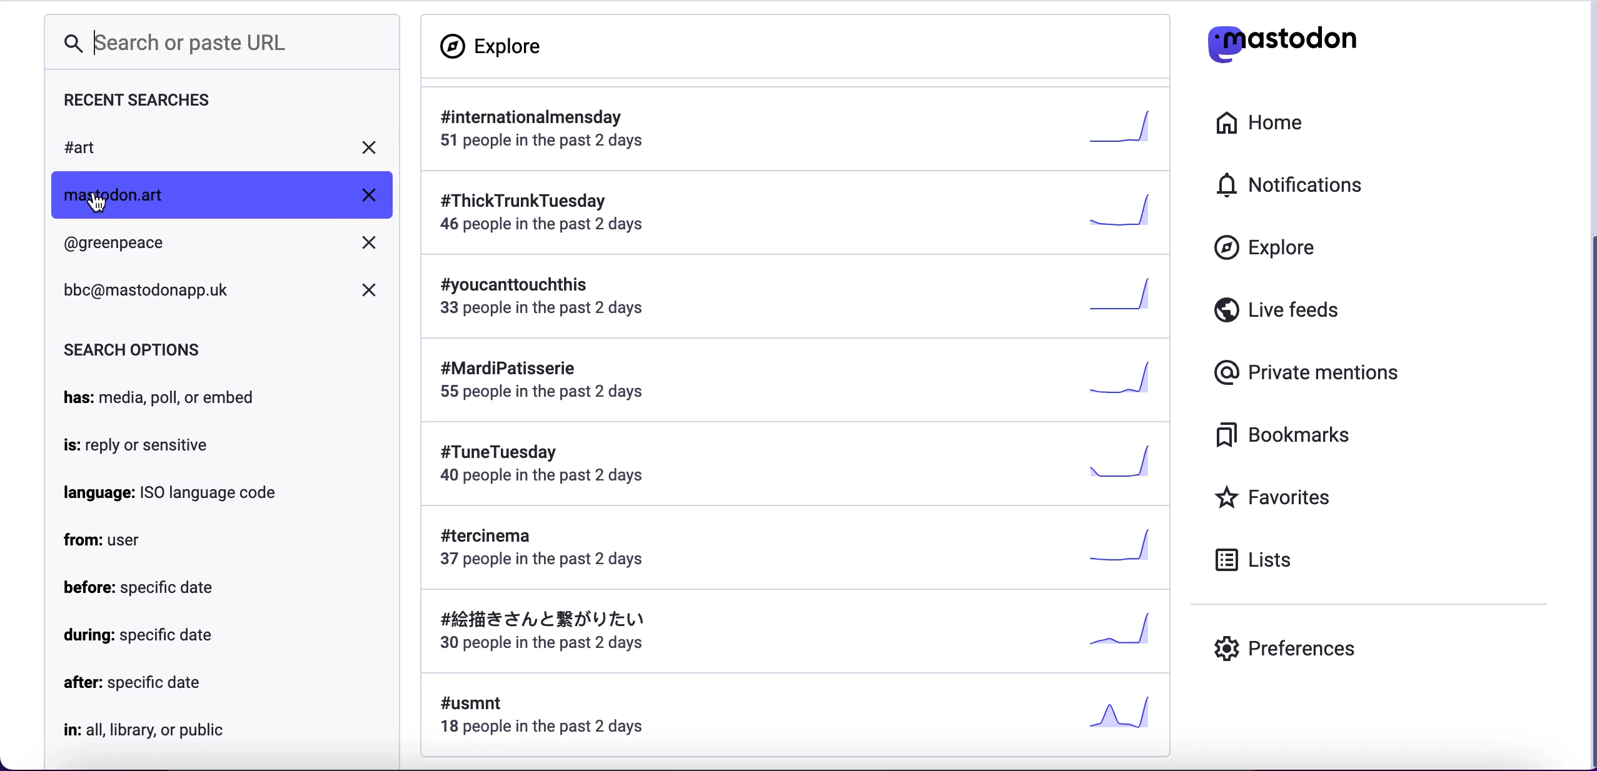  I want to click on lists, so click(1259, 560).